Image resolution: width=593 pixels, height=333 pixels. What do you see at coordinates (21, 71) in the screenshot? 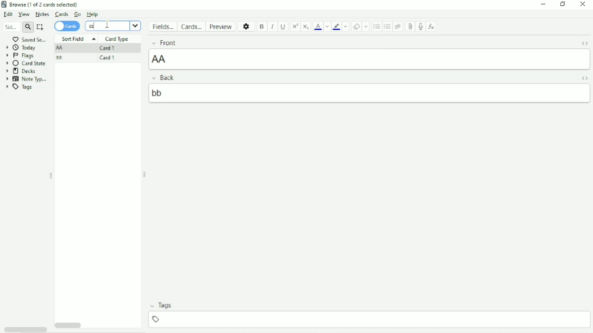
I see `Decks` at bounding box center [21, 71].